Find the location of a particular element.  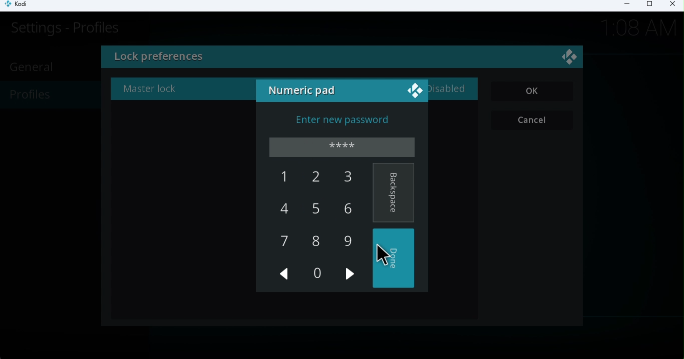

2 is located at coordinates (315, 181).